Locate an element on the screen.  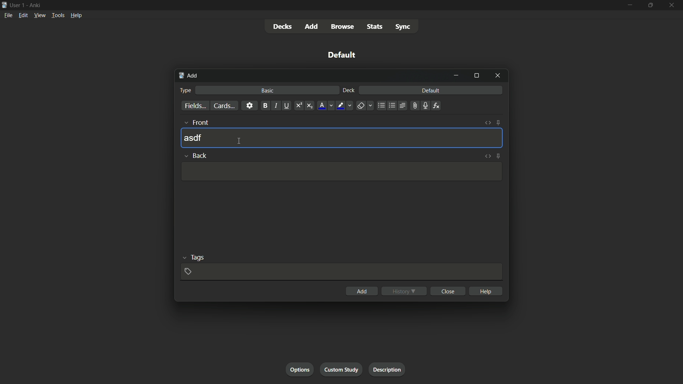
custom study is located at coordinates (340, 369).